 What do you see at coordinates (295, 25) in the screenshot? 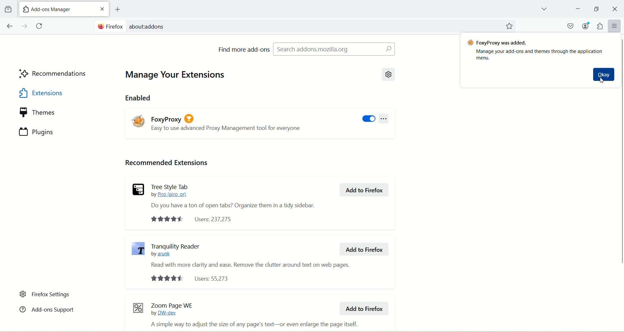
I see `Search bar` at bounding box center [295, 25].